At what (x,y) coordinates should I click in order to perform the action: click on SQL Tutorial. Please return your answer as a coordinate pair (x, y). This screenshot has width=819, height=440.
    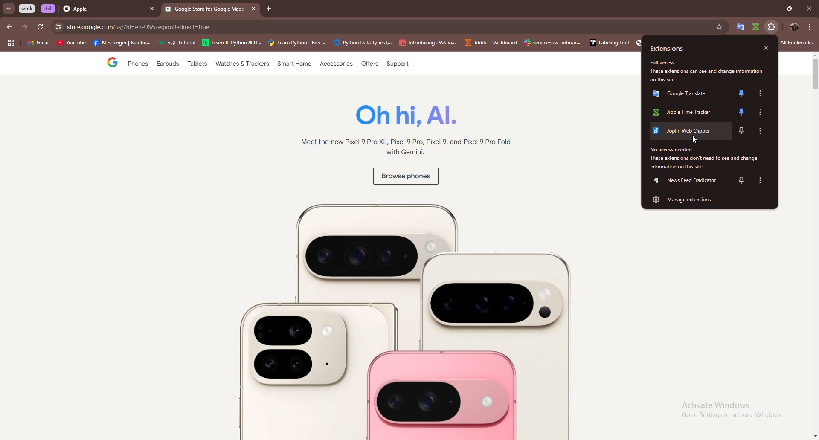
    Looking at the image, I should click on (180, 43).